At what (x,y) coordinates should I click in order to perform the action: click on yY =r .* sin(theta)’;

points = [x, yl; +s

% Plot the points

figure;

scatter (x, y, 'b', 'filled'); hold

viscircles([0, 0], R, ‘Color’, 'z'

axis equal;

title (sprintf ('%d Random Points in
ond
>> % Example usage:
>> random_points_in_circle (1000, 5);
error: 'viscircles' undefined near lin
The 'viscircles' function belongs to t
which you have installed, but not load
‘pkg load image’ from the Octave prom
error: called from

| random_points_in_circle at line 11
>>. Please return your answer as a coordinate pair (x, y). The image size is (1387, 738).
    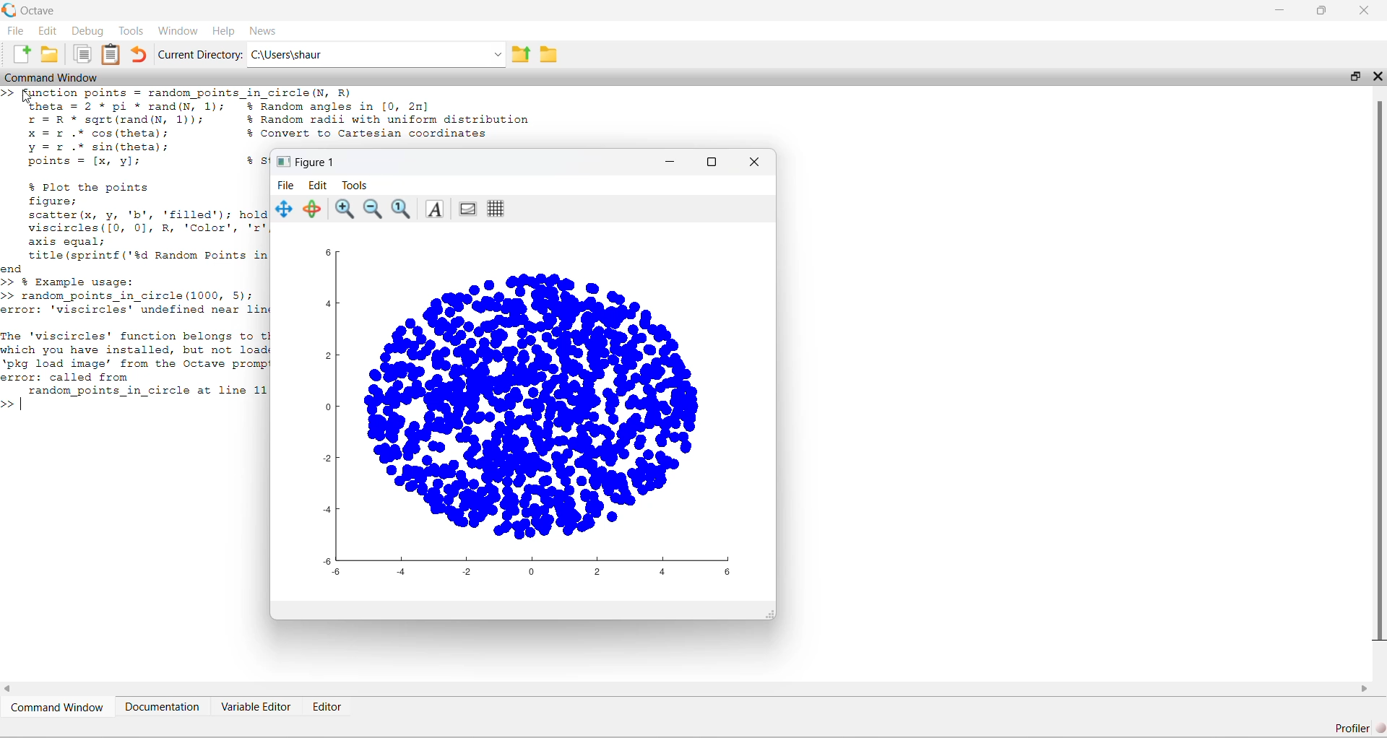
    Looking at the image, I should click on (134, 276).